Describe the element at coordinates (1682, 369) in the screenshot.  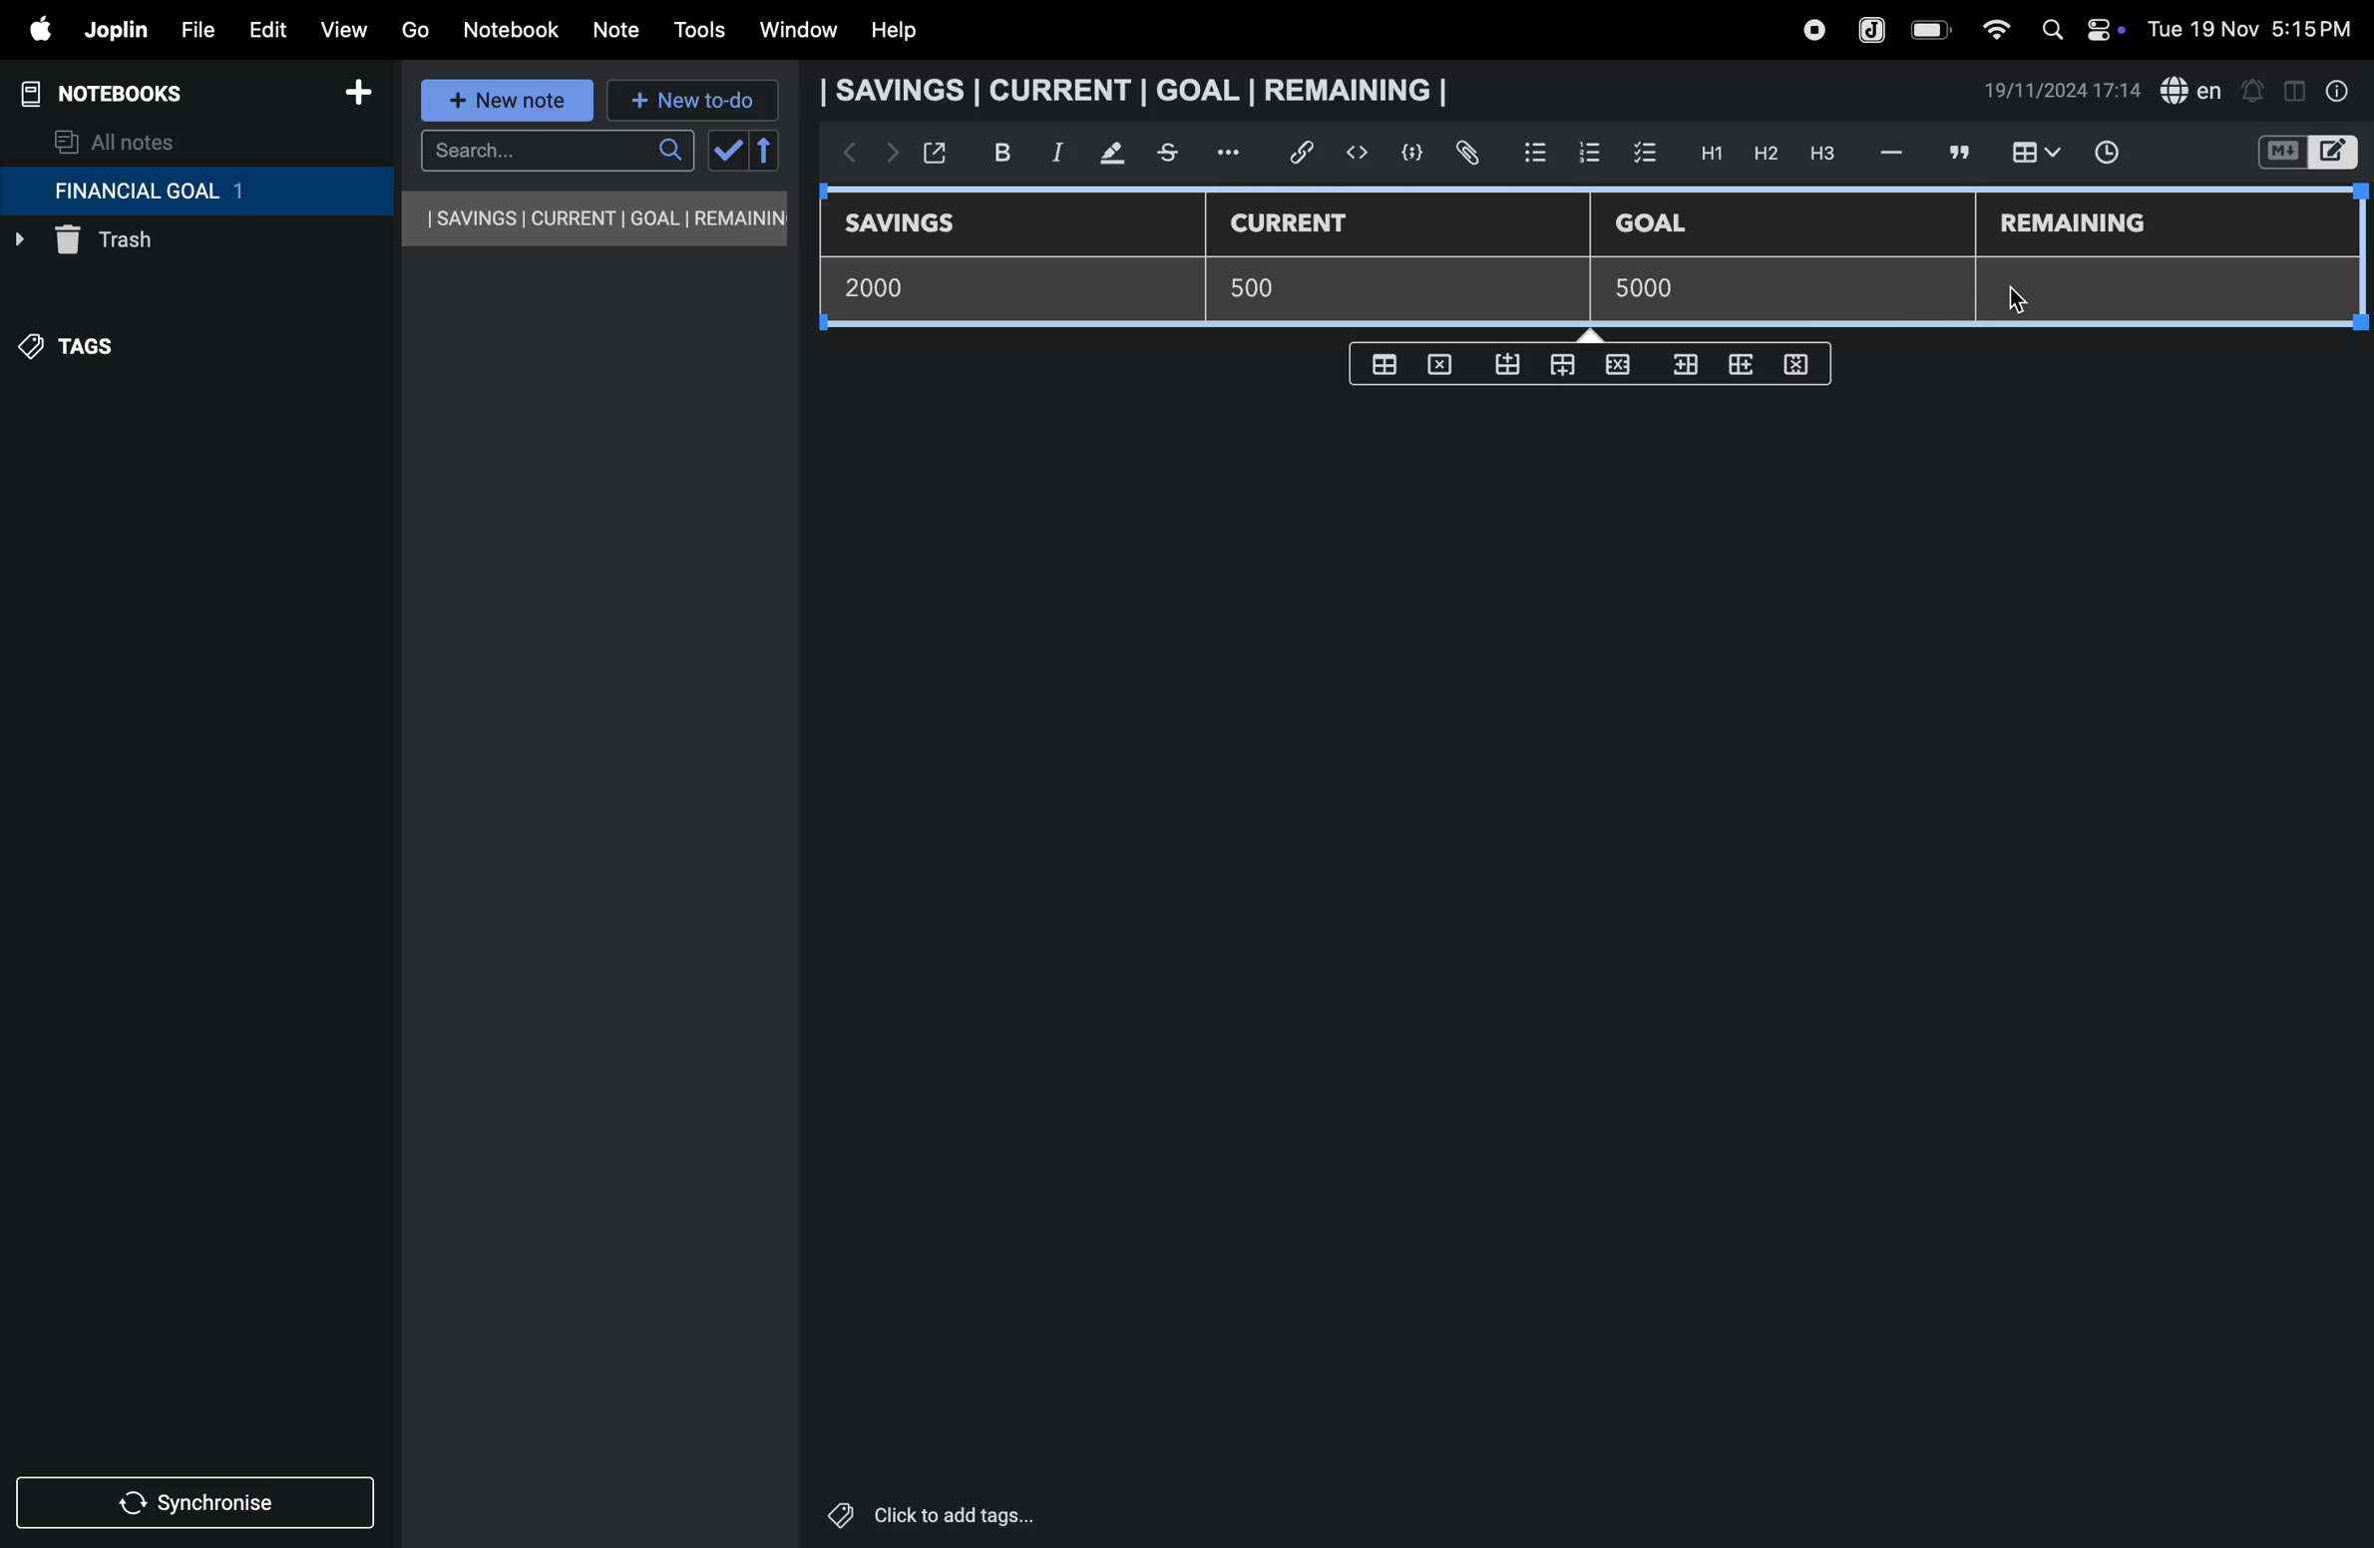
I see `inser rows` at that location.